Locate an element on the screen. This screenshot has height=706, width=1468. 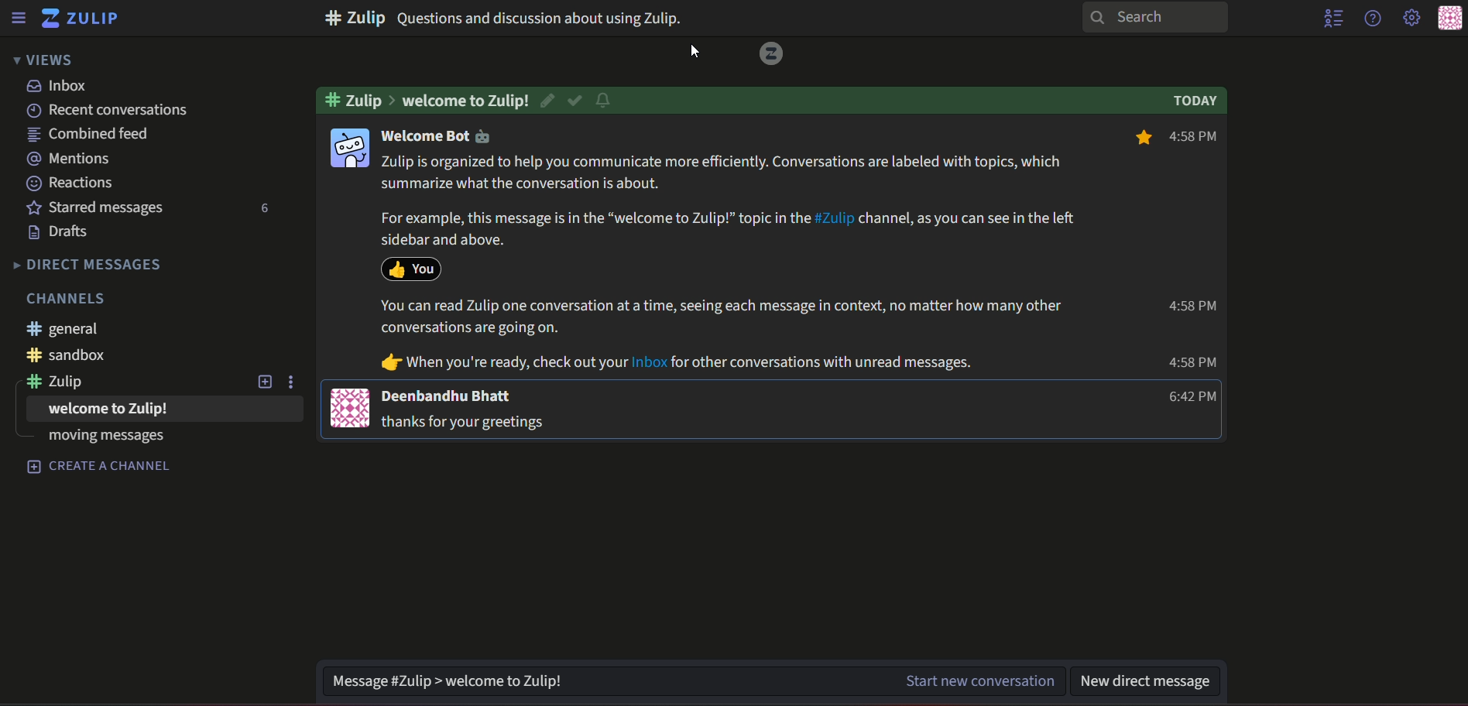
resolved is located at coordinates (575, 99).